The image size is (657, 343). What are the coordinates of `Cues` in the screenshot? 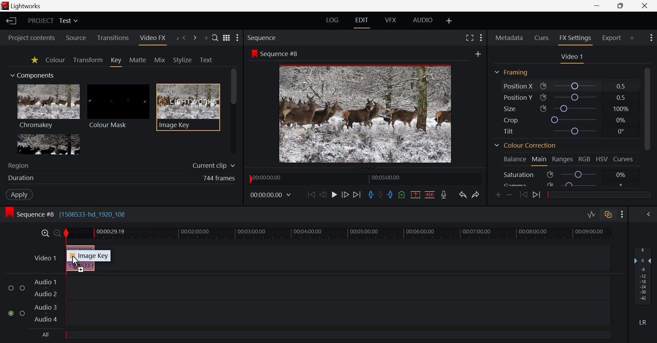 It's located at (540, 38).